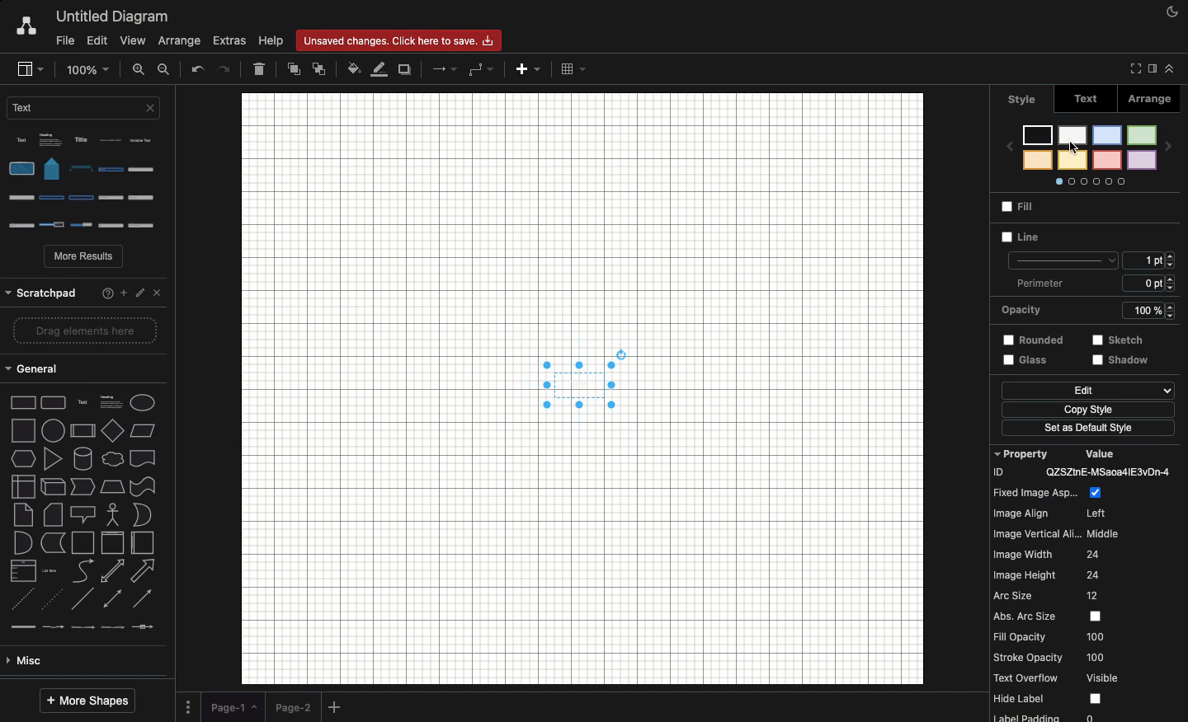  I want to click on Edit, so click(1087, 391).